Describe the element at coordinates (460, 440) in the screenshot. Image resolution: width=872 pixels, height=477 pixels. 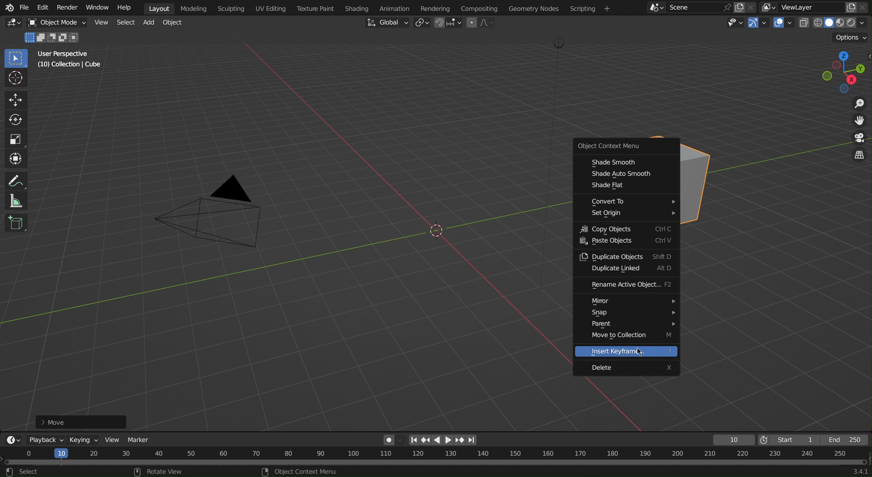
I see `Next` at that location.